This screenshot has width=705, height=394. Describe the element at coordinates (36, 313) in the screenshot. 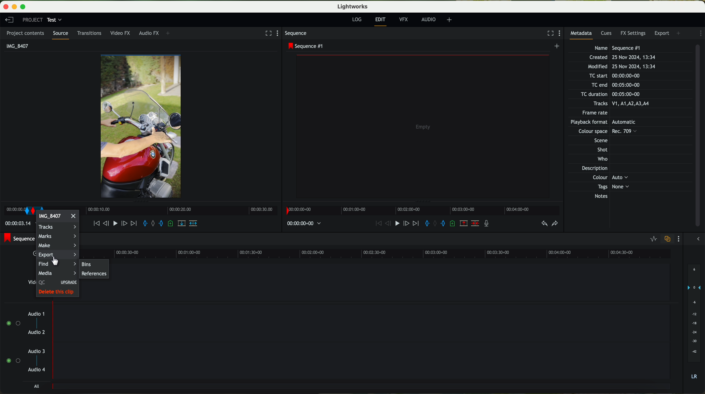

I see `audio 1` at that location.